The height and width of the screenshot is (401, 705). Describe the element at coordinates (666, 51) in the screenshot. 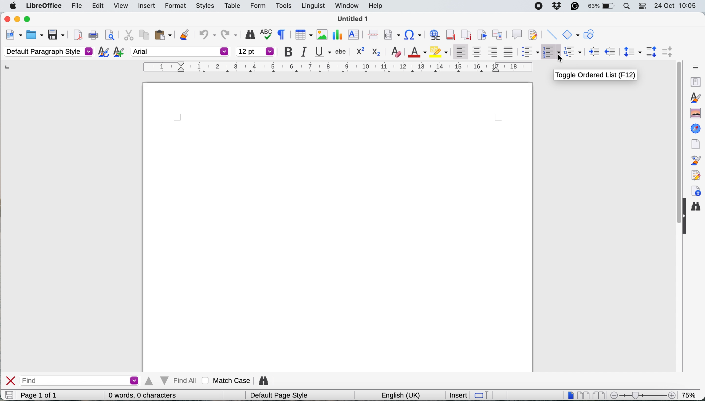

I see `decrease paragraph spacing` at that location.